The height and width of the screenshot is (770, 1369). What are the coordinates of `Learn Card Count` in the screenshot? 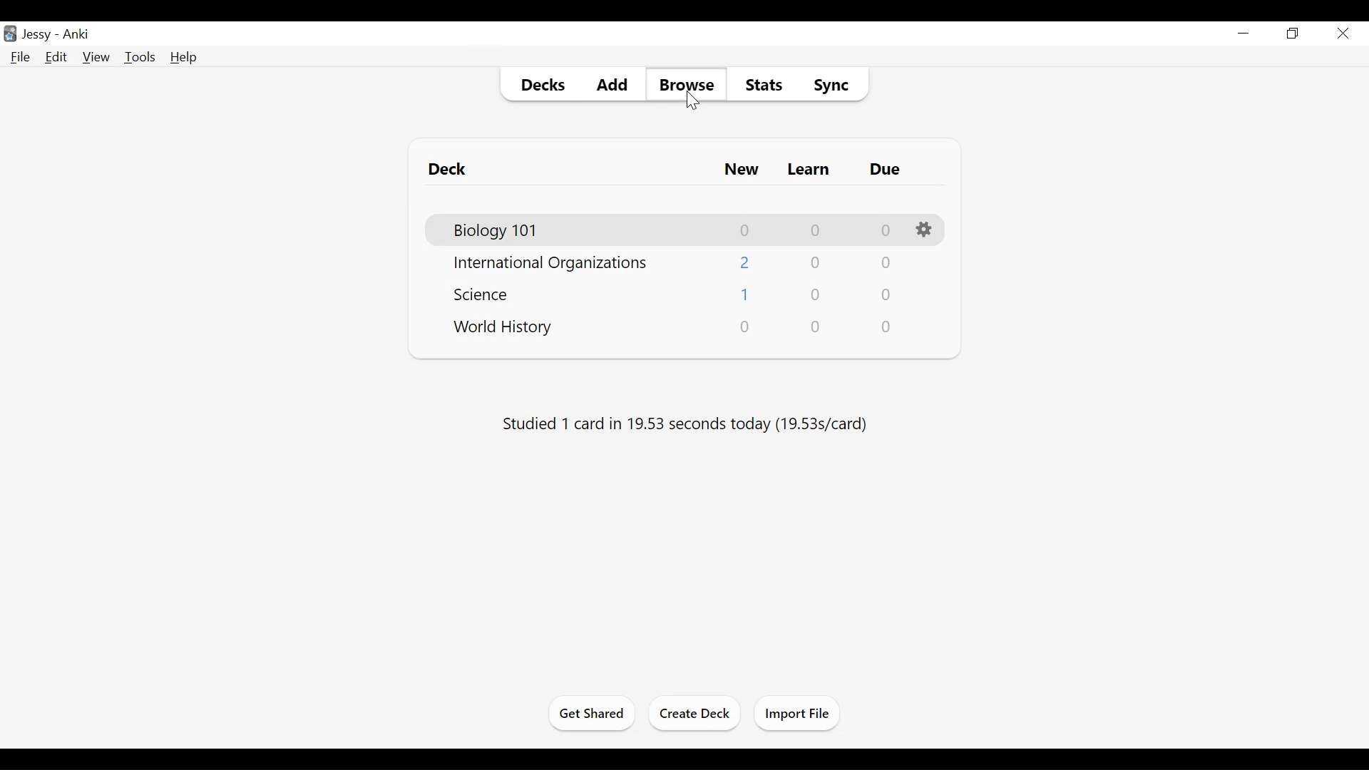 It's located at (814, 294).